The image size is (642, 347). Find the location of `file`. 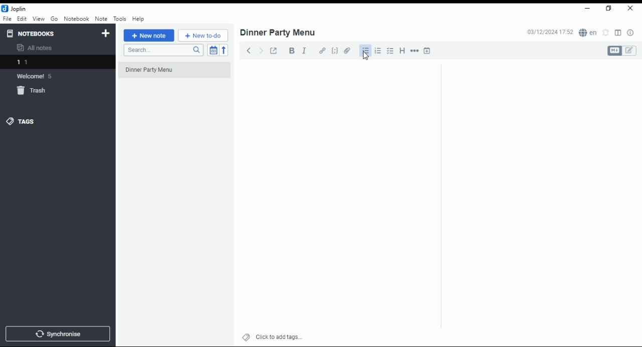

file is located at coordinates (7, 19).